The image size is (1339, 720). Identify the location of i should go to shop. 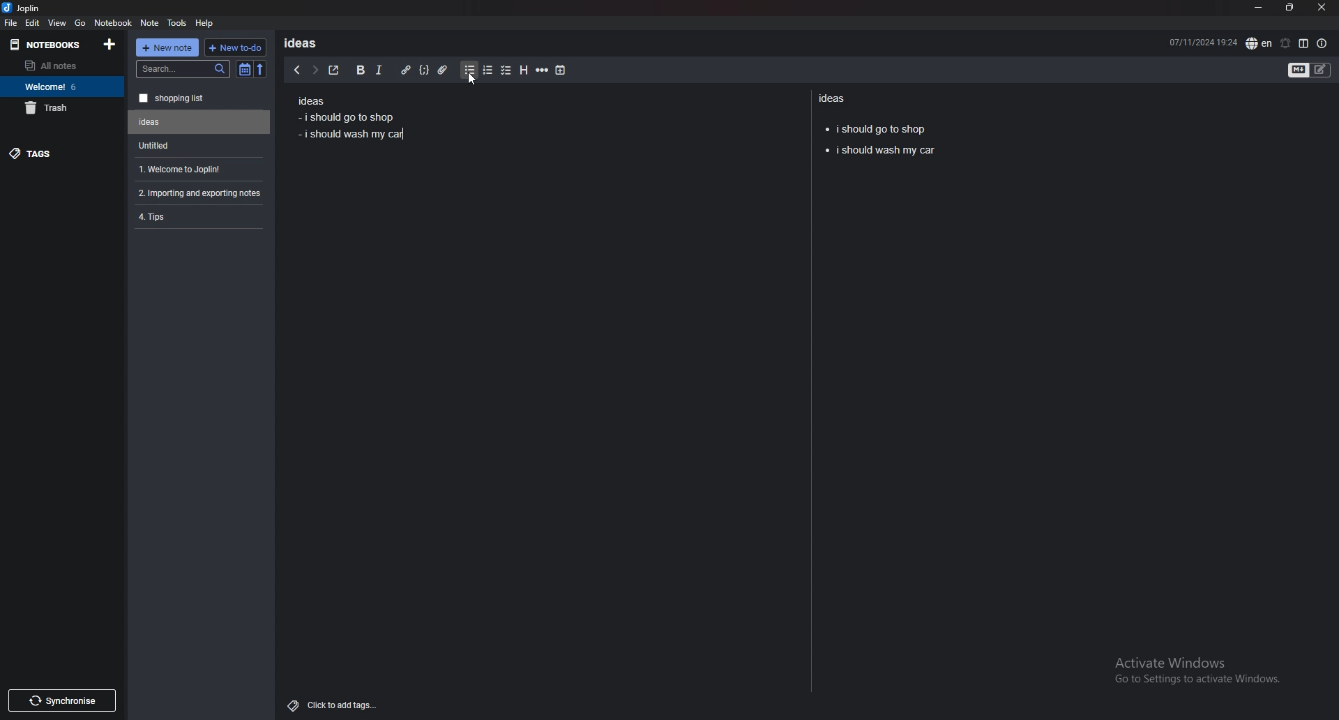
(345, 117).